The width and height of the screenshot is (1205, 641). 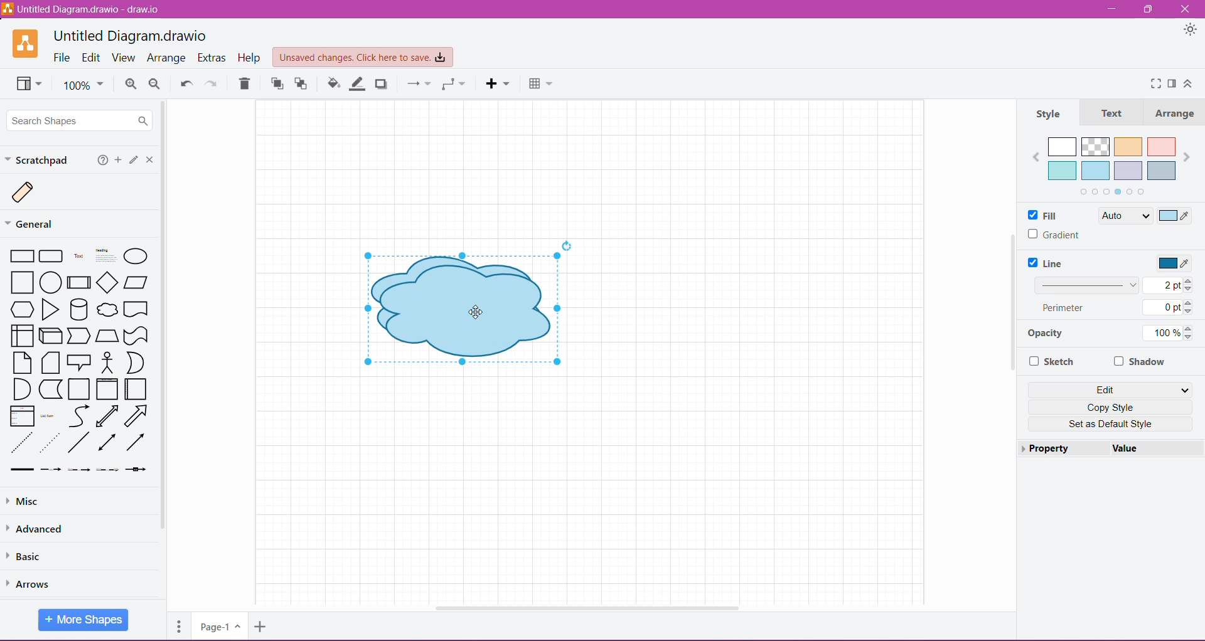 I want to click on Available Shapes, so click(x=83, y=362).